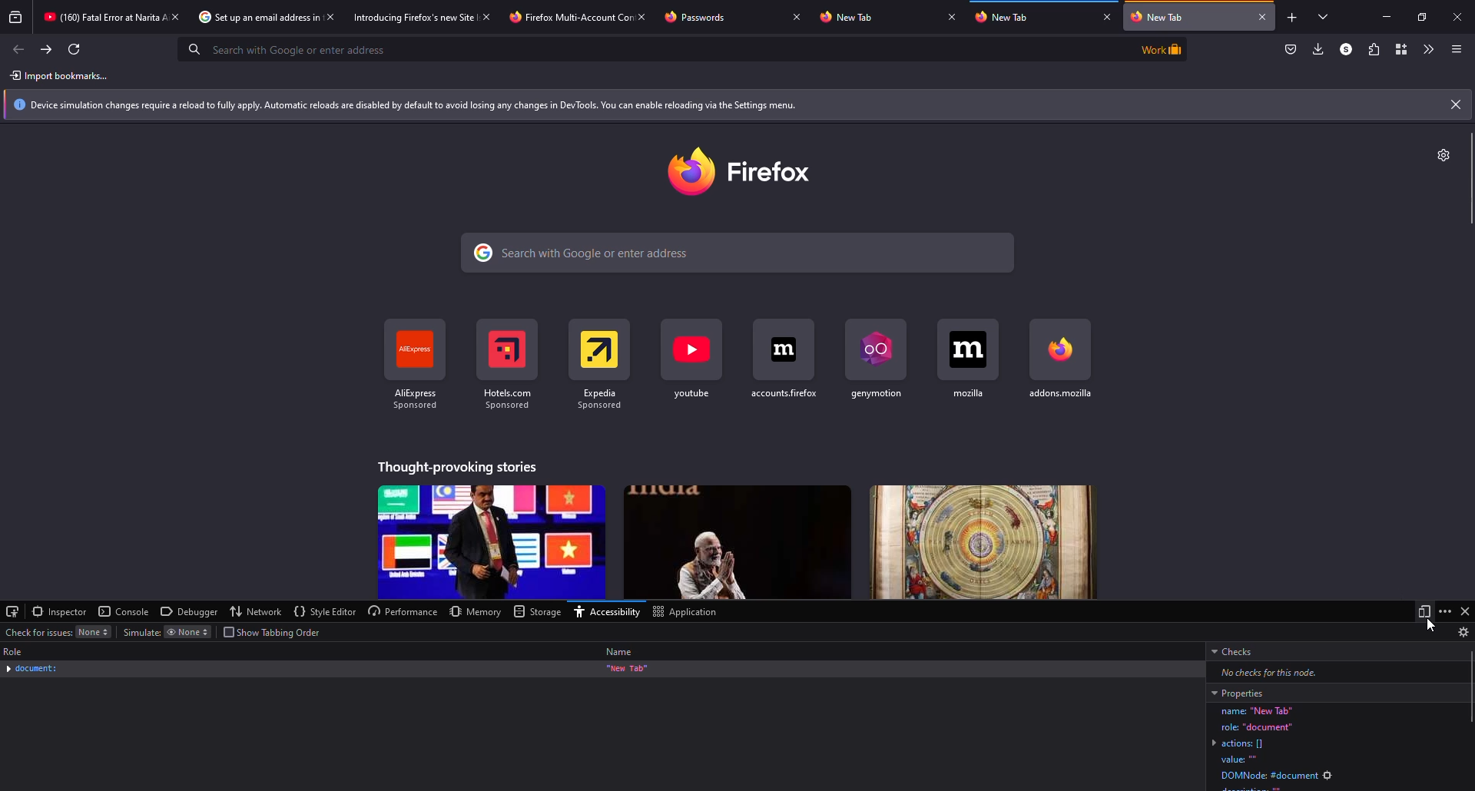  I want to click on close, so click(1464, 611).